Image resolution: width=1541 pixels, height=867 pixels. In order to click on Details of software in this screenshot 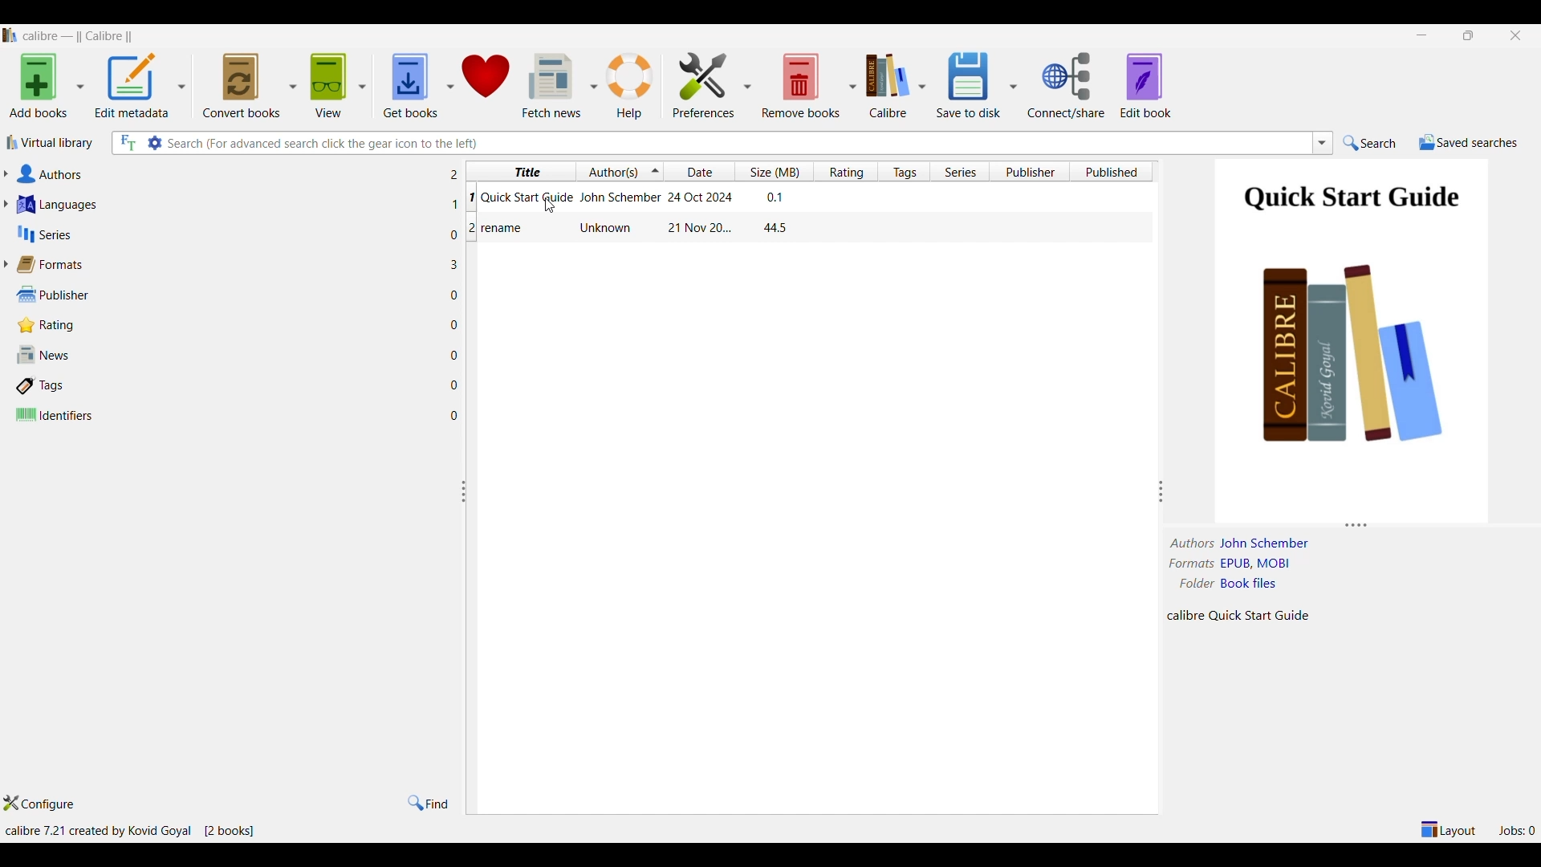, I will do `click(131, 831)`.